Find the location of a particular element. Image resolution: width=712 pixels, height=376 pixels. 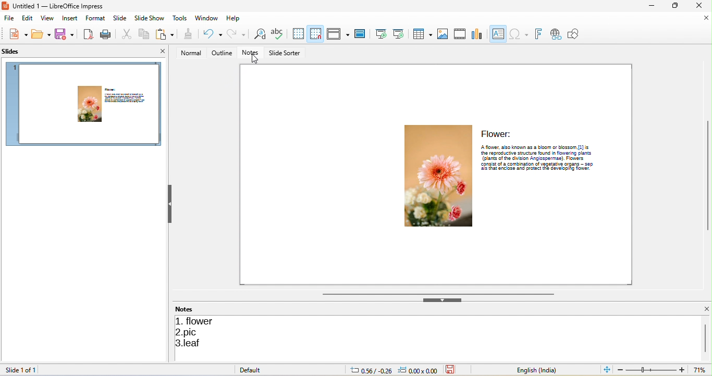

paste is located at coordinates (166, 34).